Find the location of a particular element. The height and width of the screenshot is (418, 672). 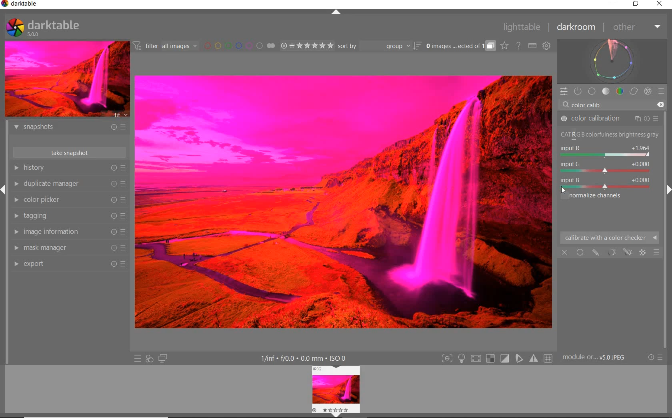

Expand/Collapse is located at coordinates (668, 191).